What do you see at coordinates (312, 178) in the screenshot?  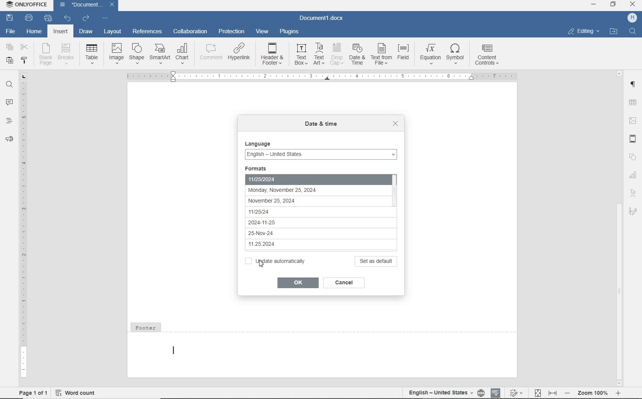 I see `11/25/2024` at bounding box center [312, 178].